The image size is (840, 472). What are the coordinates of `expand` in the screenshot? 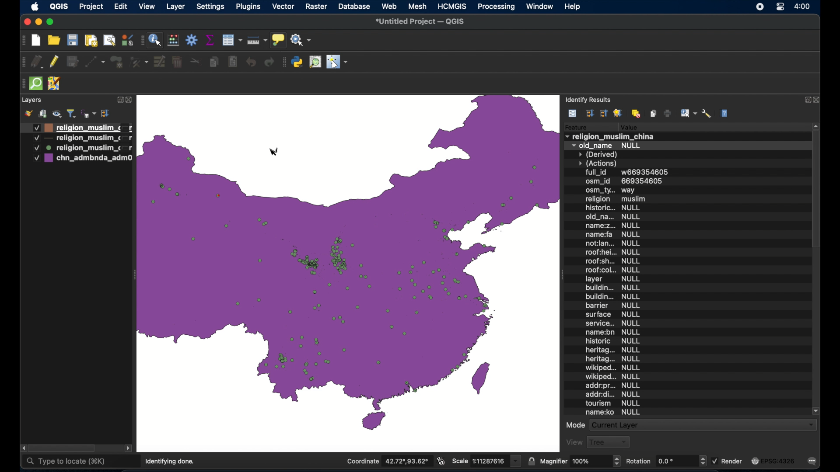 It's located at (119, 101).